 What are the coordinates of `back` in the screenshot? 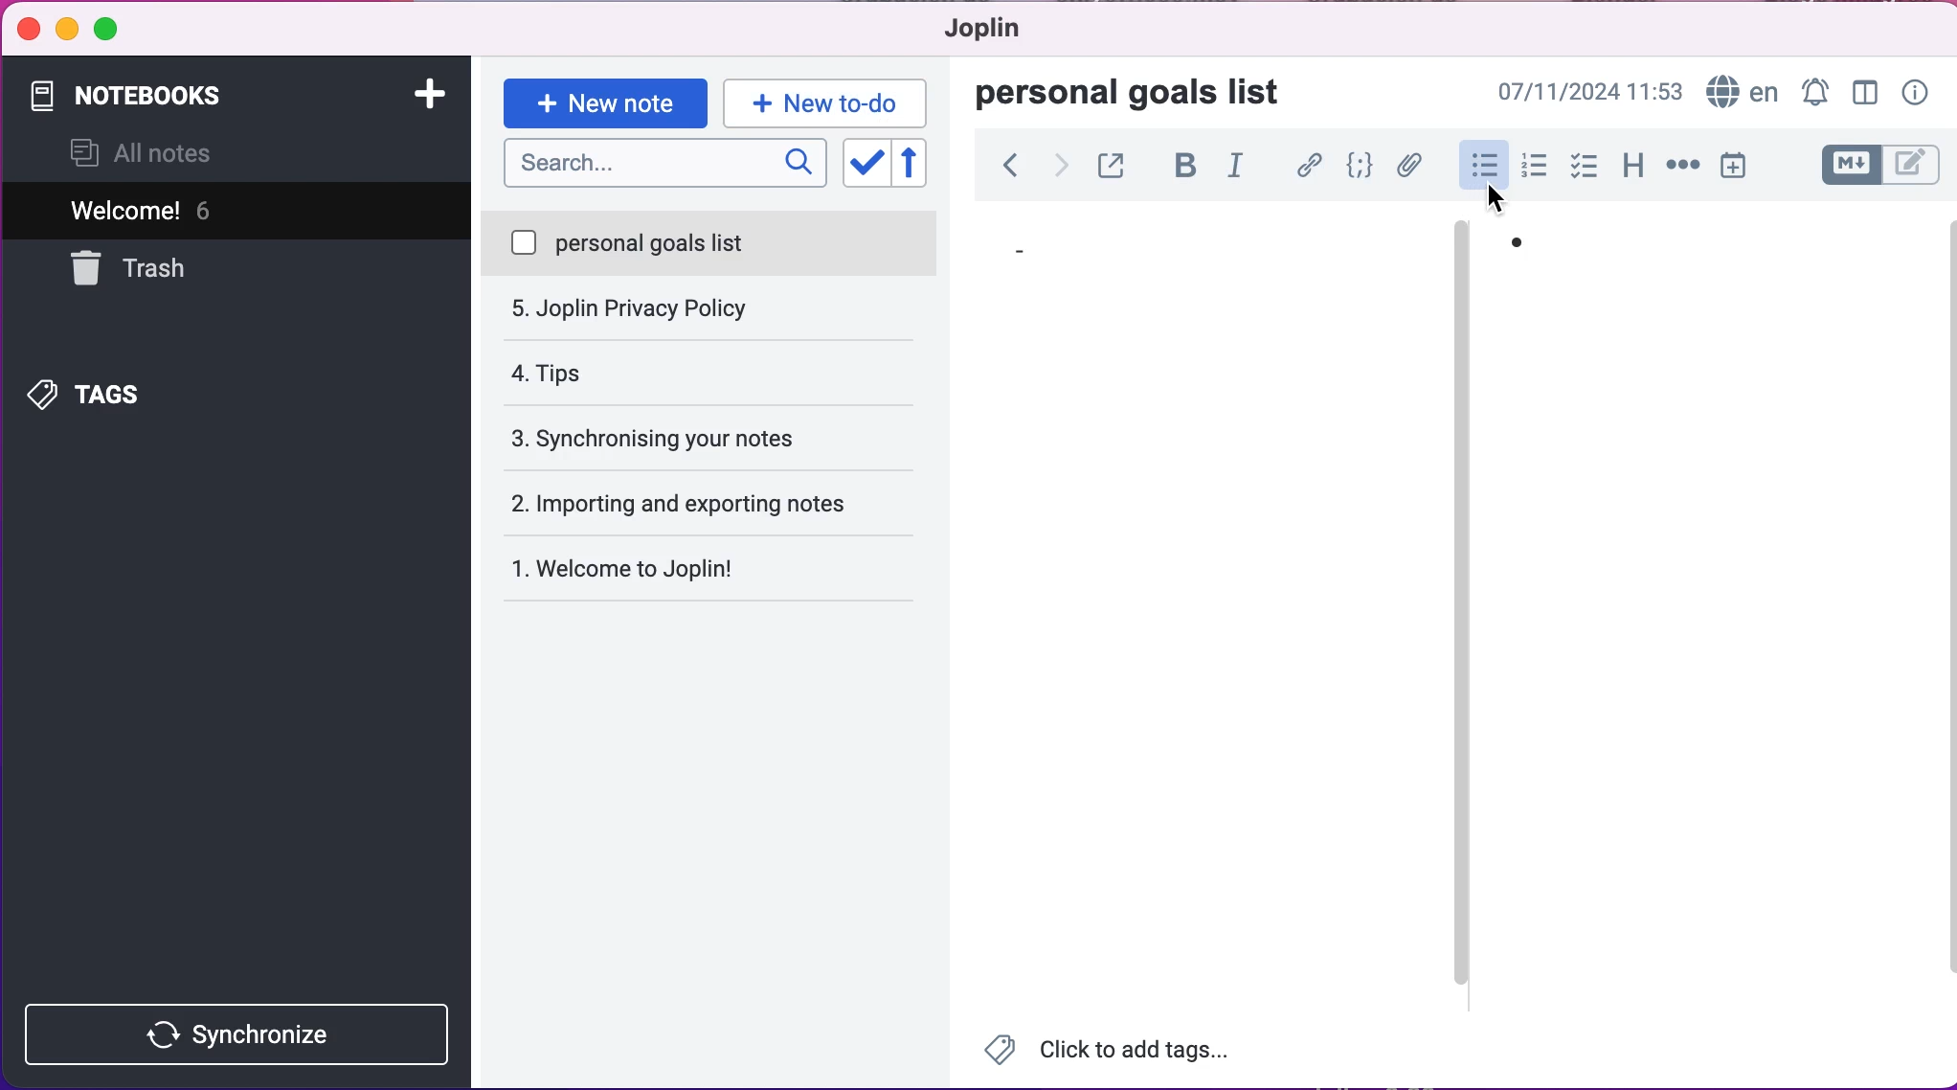 It's located at (1010, 169).